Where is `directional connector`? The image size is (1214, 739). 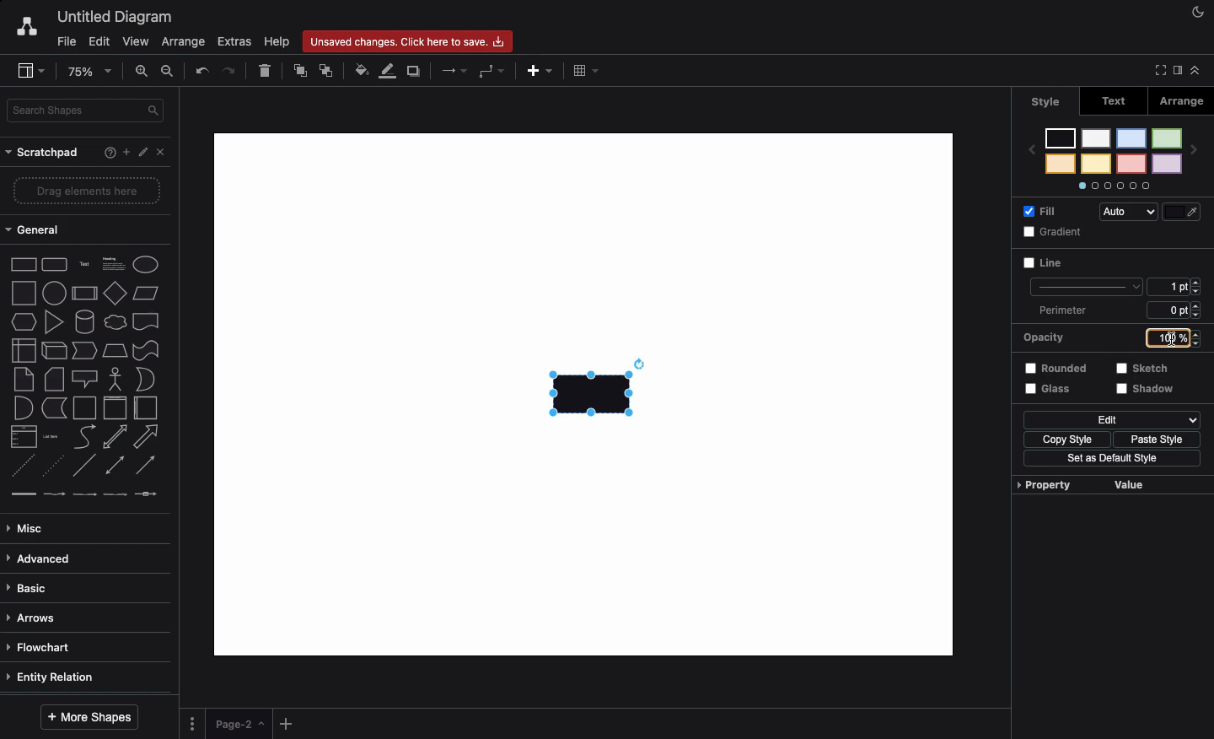 directional connector is located at coordinates (146, 464).